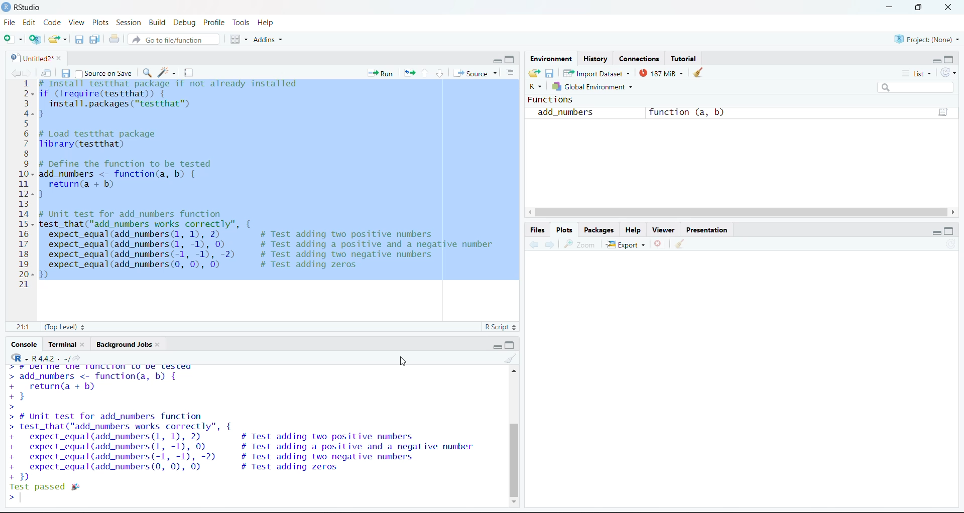  What do you see at coordinates (708, 230) in the screenshot?
I see `Presentation` at bounding box center [708, 230].